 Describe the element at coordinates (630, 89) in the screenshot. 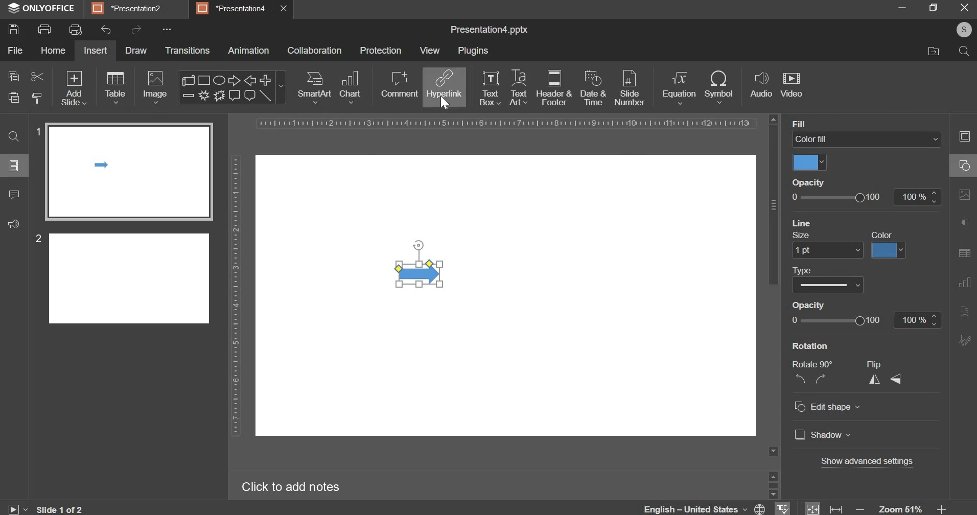

I see `slide number` at that location.